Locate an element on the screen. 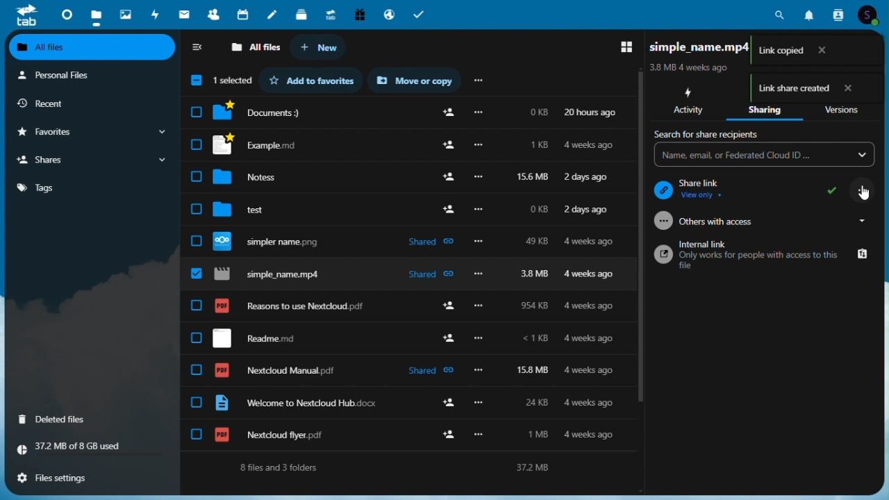 The image size is (889, 500). files is located at coordinates (406, 371).